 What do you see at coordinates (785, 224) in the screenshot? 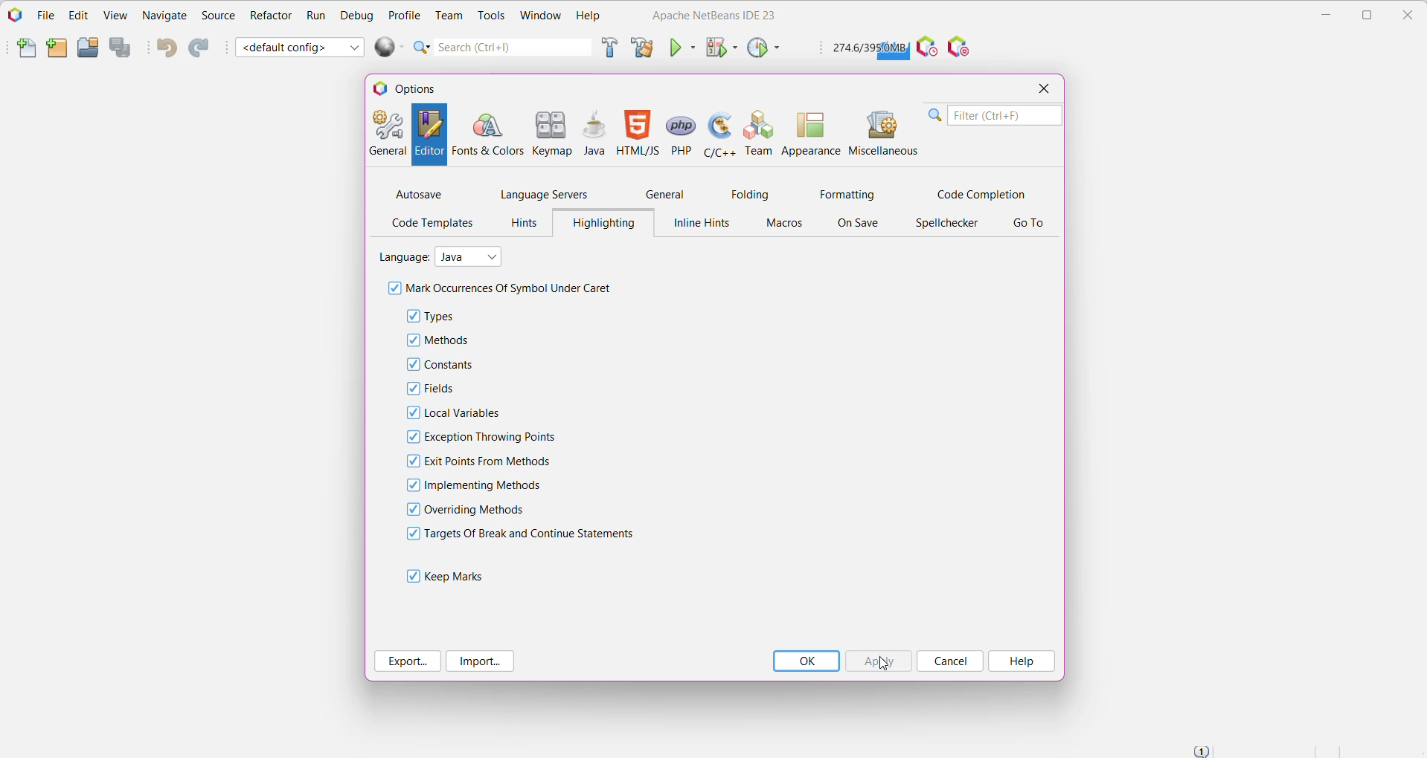
I see `Macros` at bounding box center [785, 224].